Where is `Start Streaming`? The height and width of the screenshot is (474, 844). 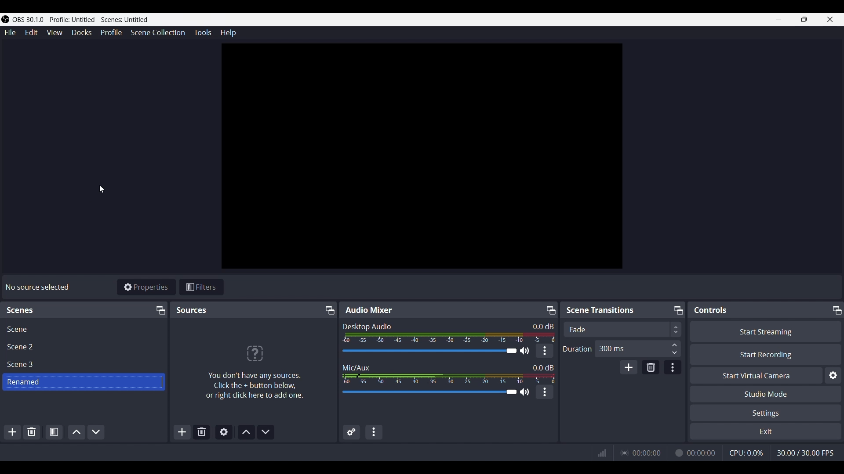
Start Streaming is located at coordinates (765, 331).